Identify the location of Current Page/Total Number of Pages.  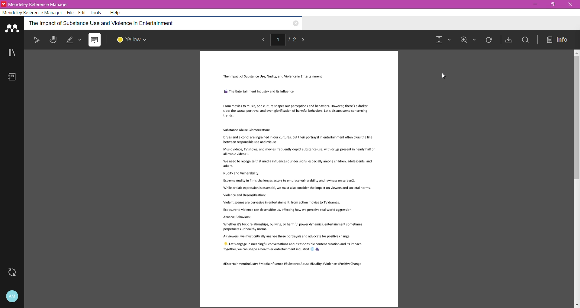
(285, 39).